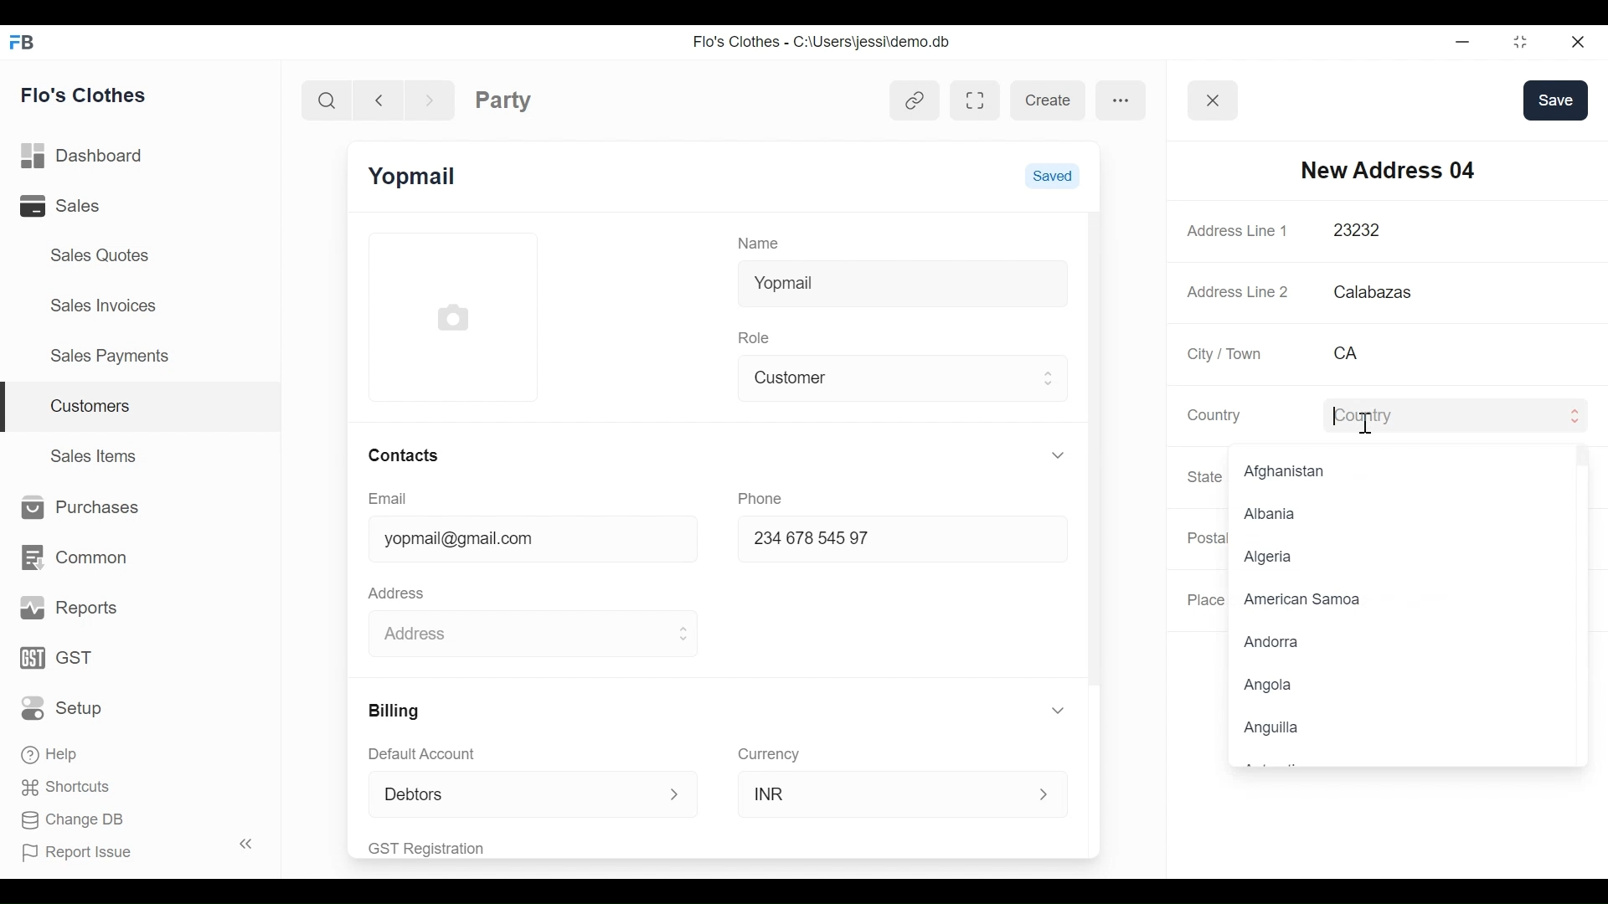 Image resolution: width=1608 pixels, height=904 pixels. What do you see at coordinates (757, 336) in the screenshot?
I see `Role` at bounding box center [757, 336].